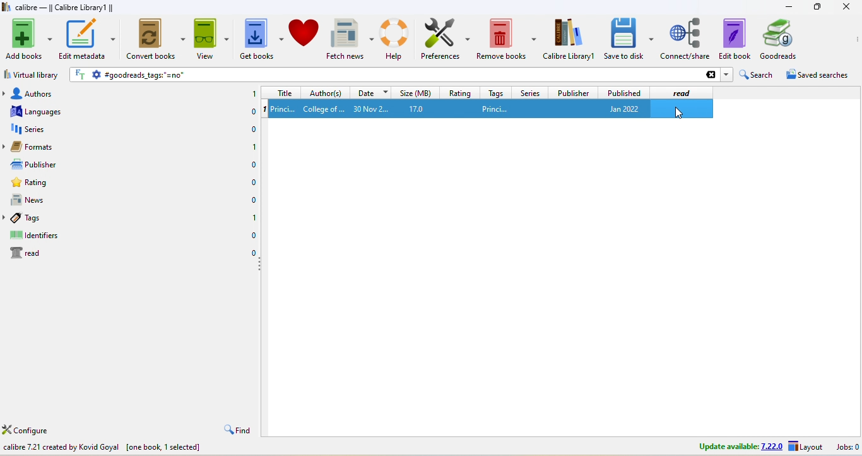  Describe the element at coordinates (28, 253) in the screenshot. I see `read` at that location.